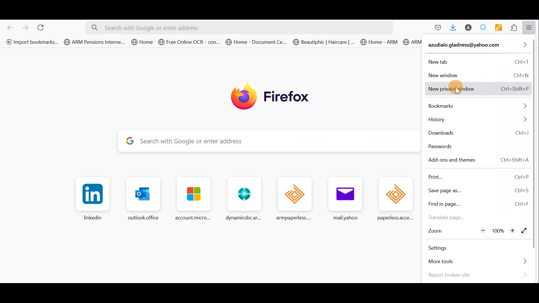 The height and width of the screenshot is (303, 539). Describe the element at coordinates (484, 27) in the screenshot. I see `Multiple search & highlight` at that location.